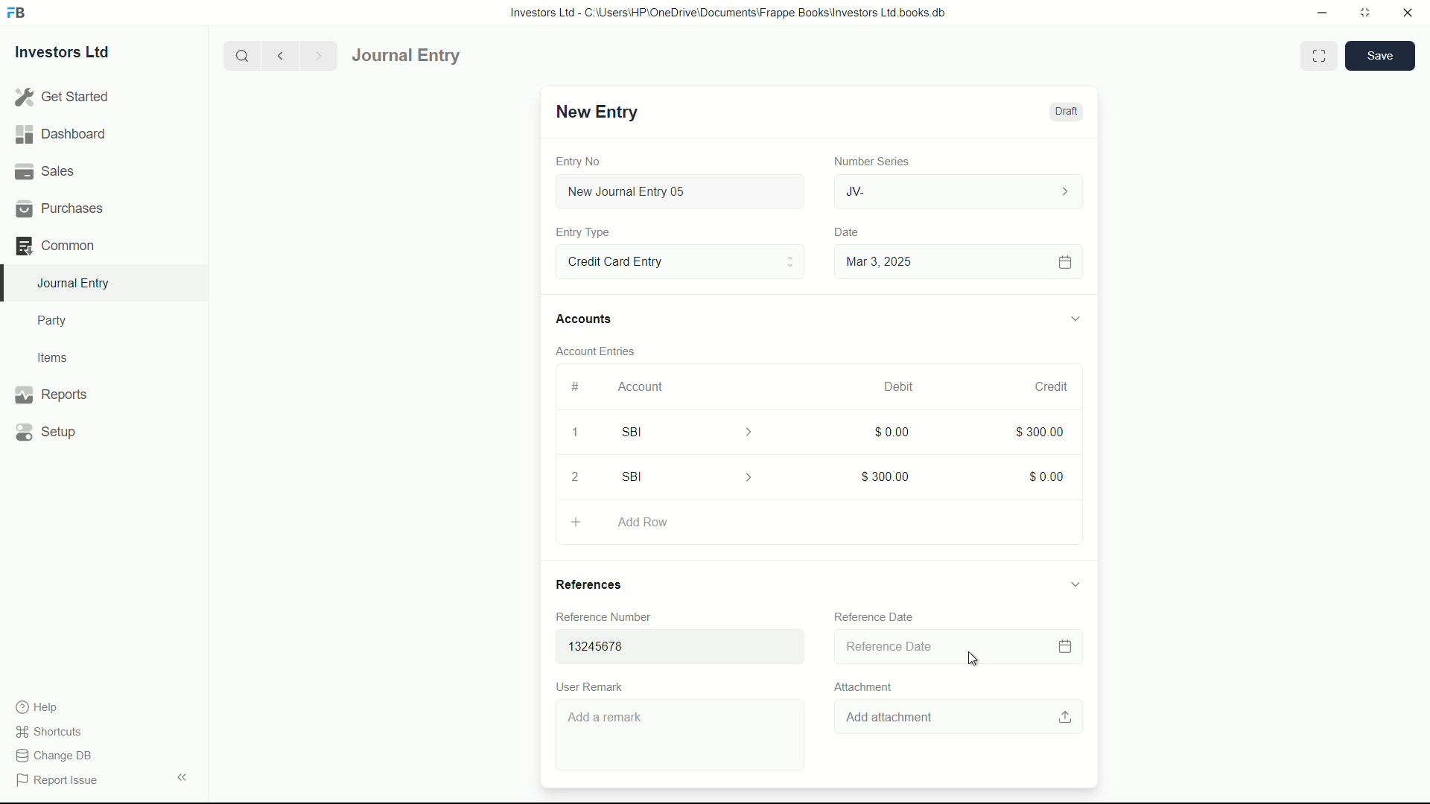  Describe the element at coordinates (976, 660) in the screenshot. I see `cursor` at that location.